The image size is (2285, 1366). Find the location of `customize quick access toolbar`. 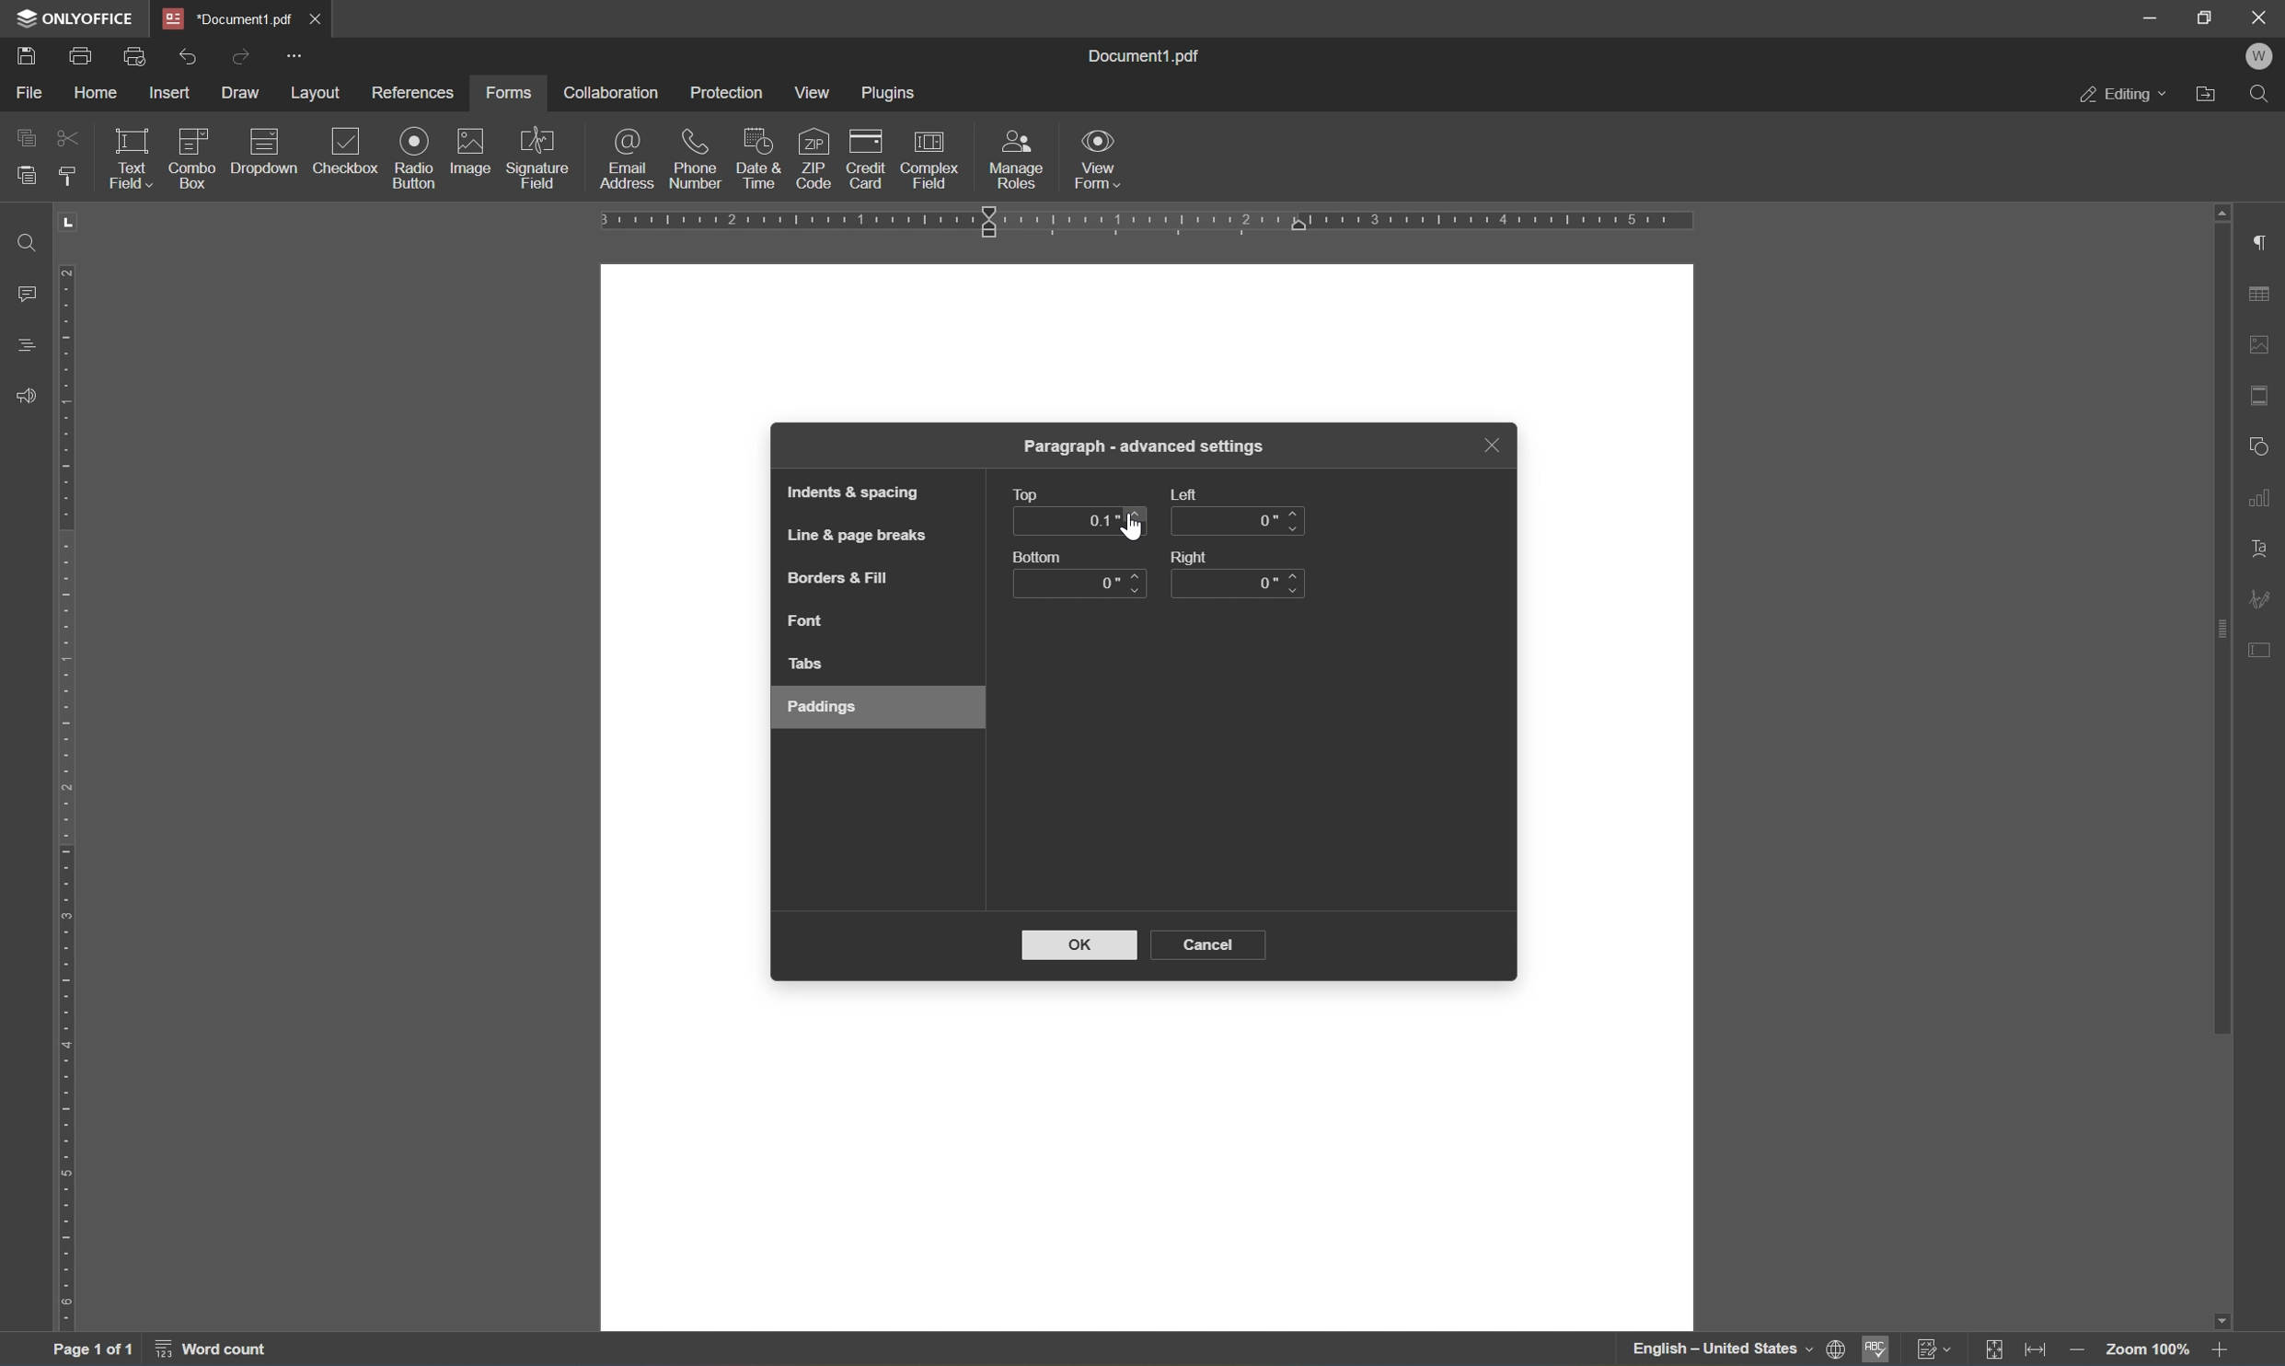

customize quick access toolbar is located at coordinates (297, 54).